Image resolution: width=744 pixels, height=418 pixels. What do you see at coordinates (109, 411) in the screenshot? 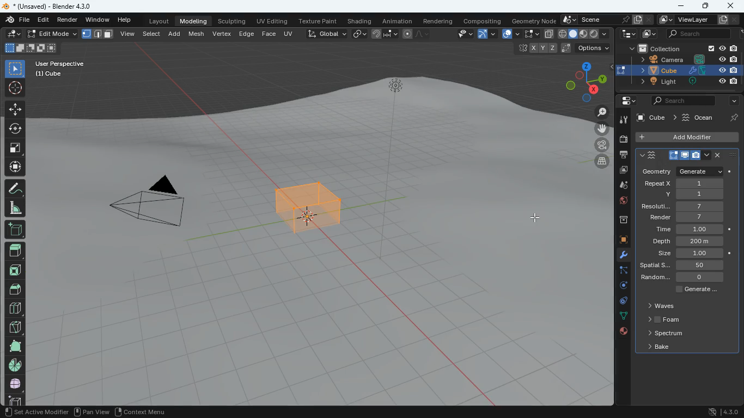
I see `d Region` at bounding box center [109, 411].